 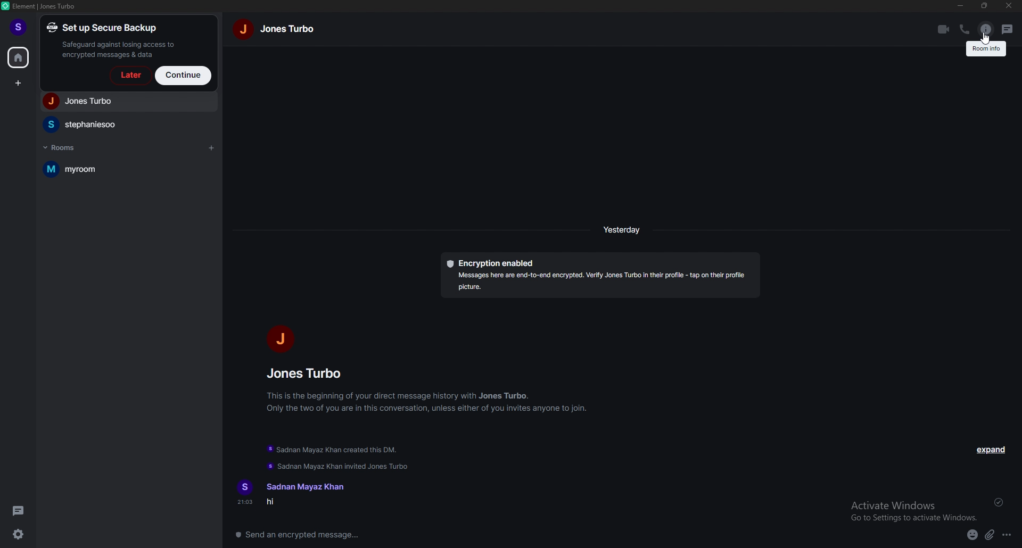 What do you see at coordinates (1009, 6) in the screenshot?
I see `close` at bounding box center [1009, 6].